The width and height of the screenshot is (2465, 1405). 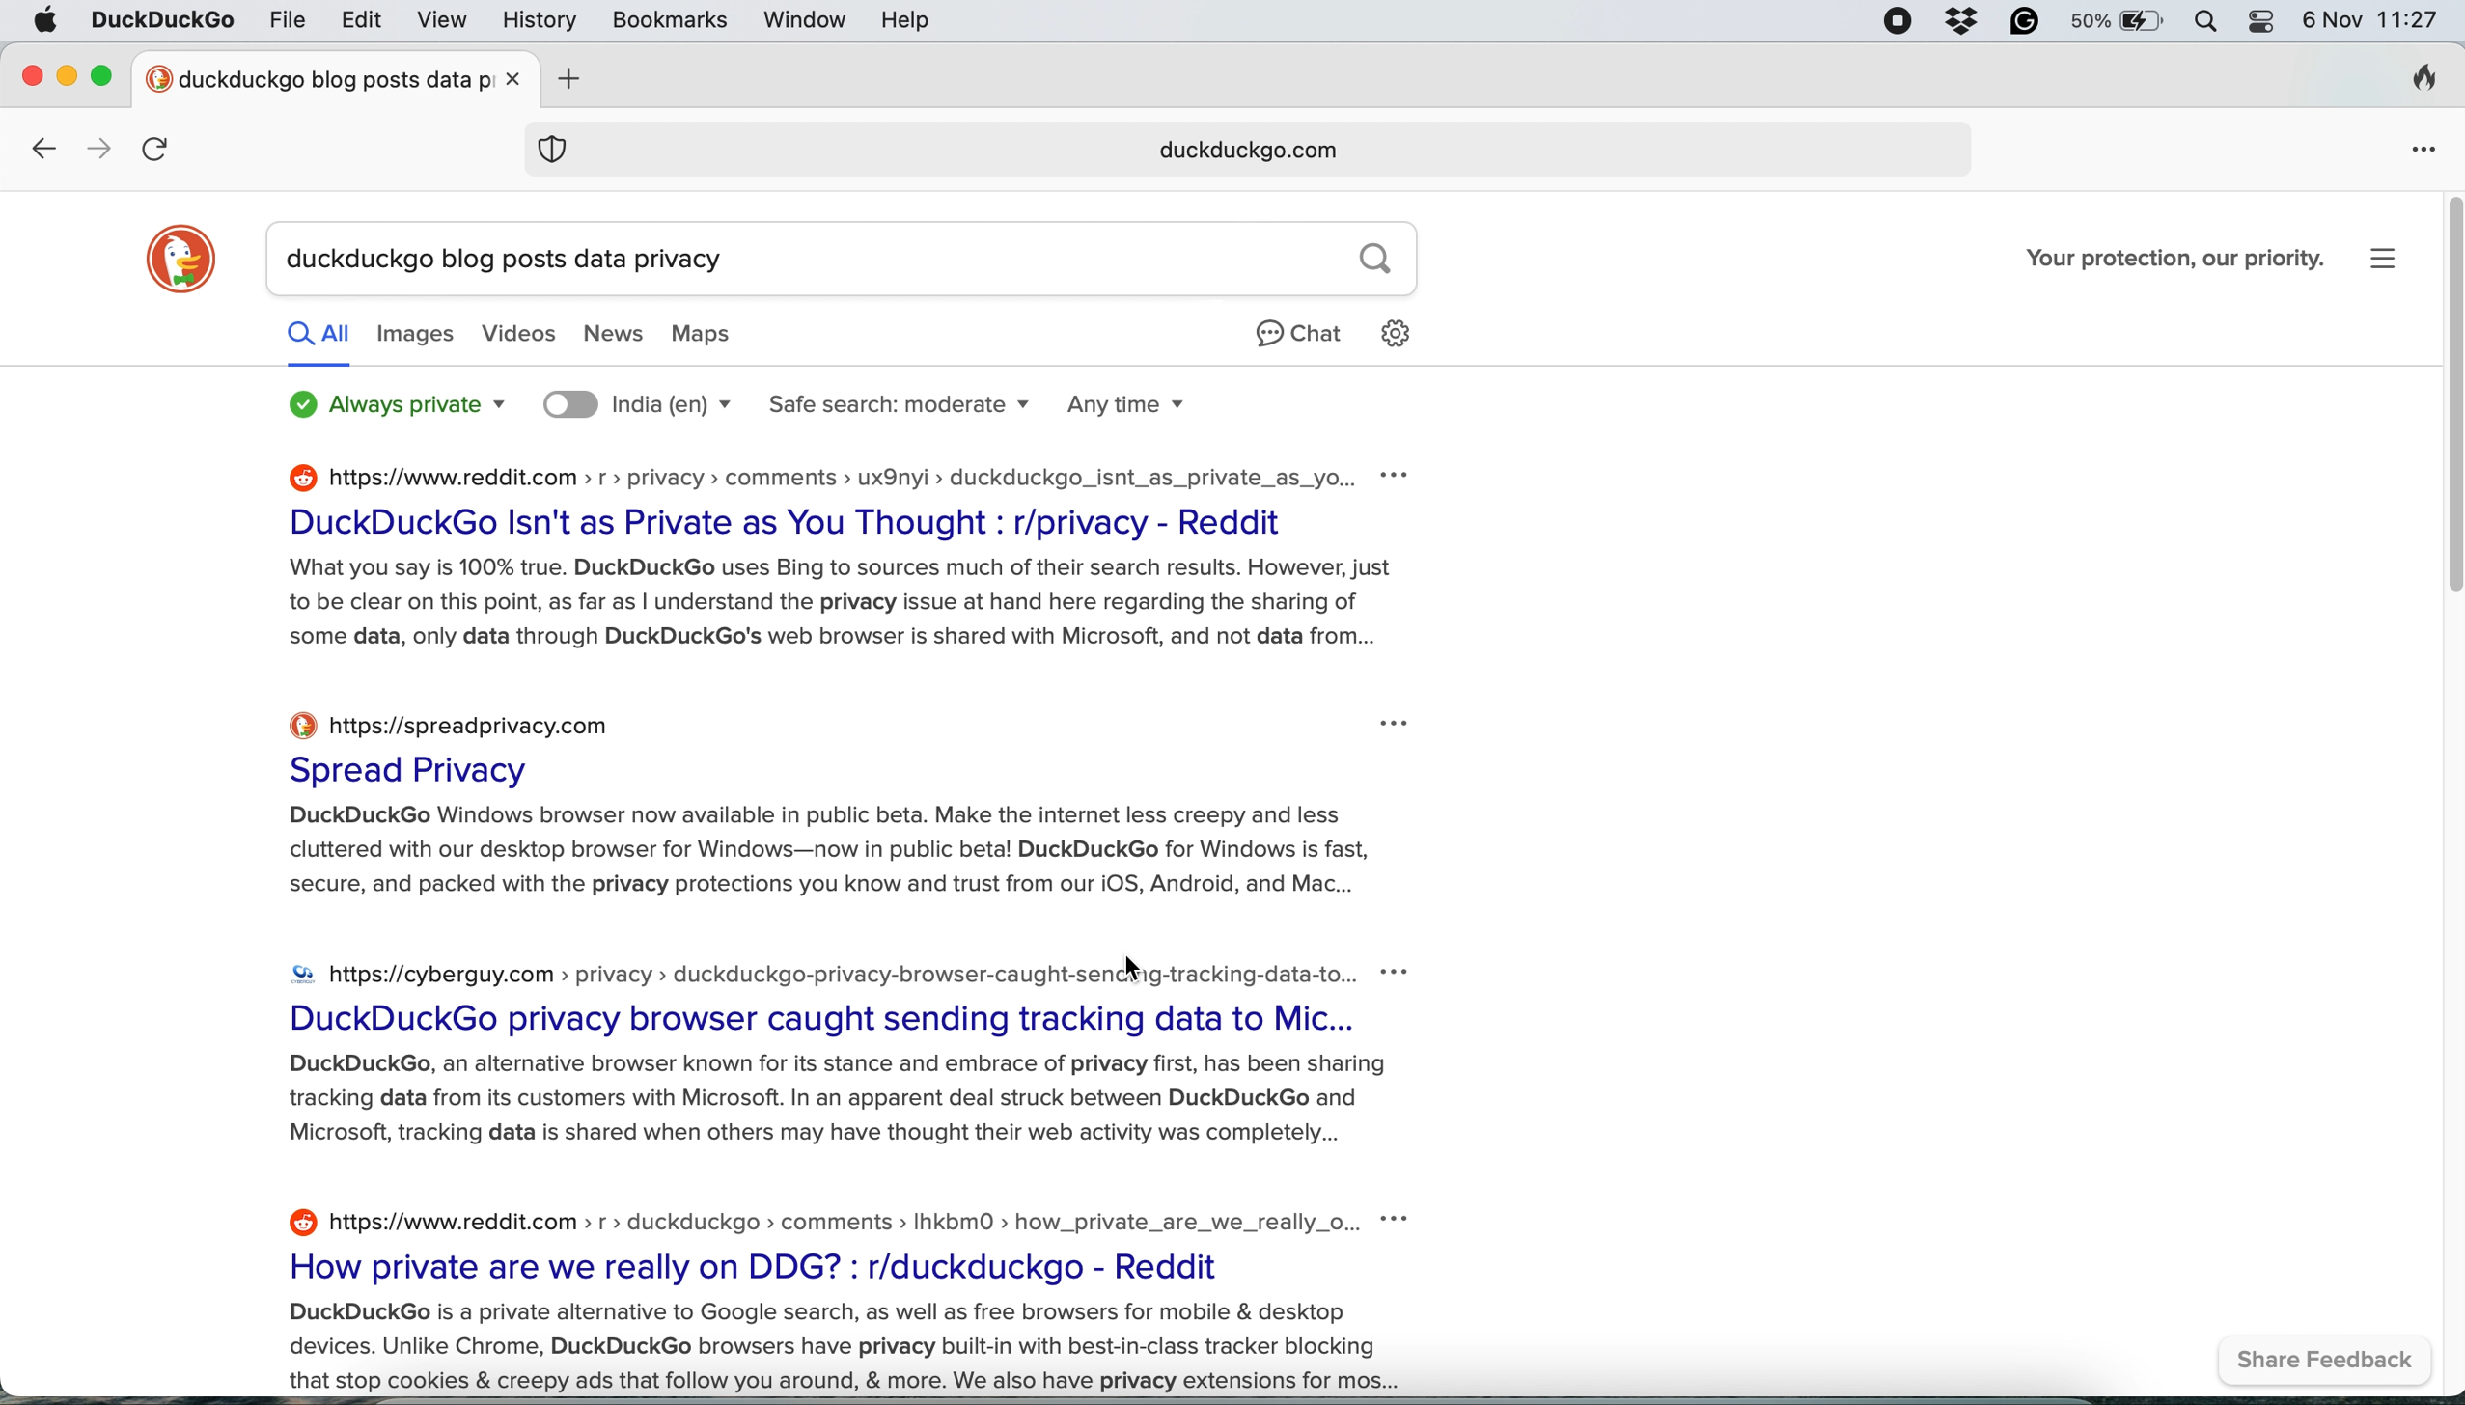 I want to click on search feedback, so click(x=2335, y=1361).